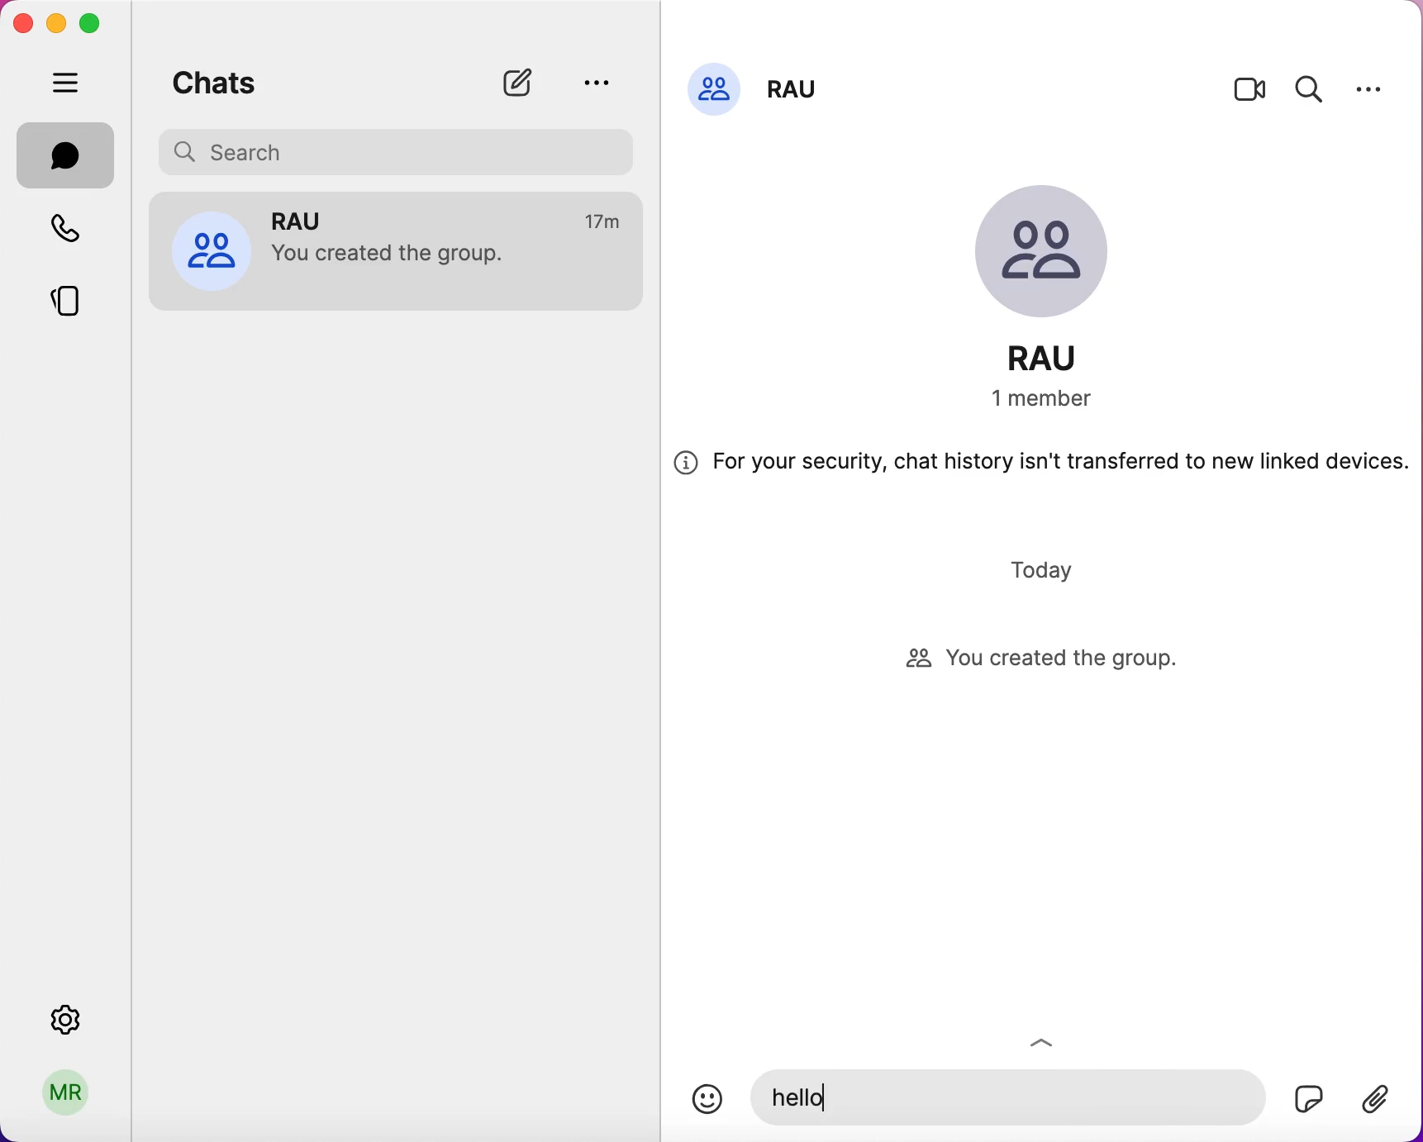 The image size is (1423, 1142). I want to click on minimize, so click(55, 22).